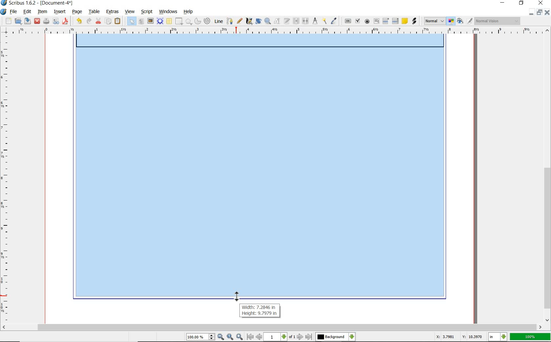 The height and width of the screenshot is (342, 551). I want to click on Normal, so click(434, 21).